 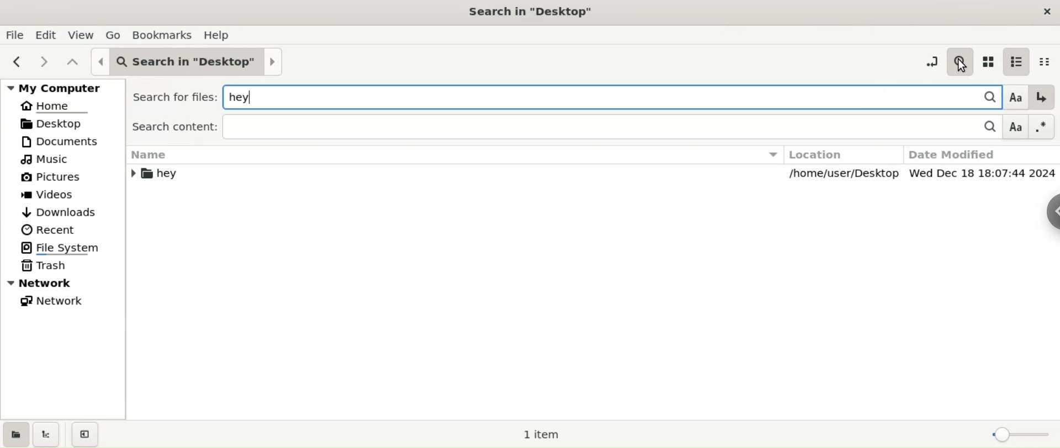 I want to click on go, so click(x=113, y=35).